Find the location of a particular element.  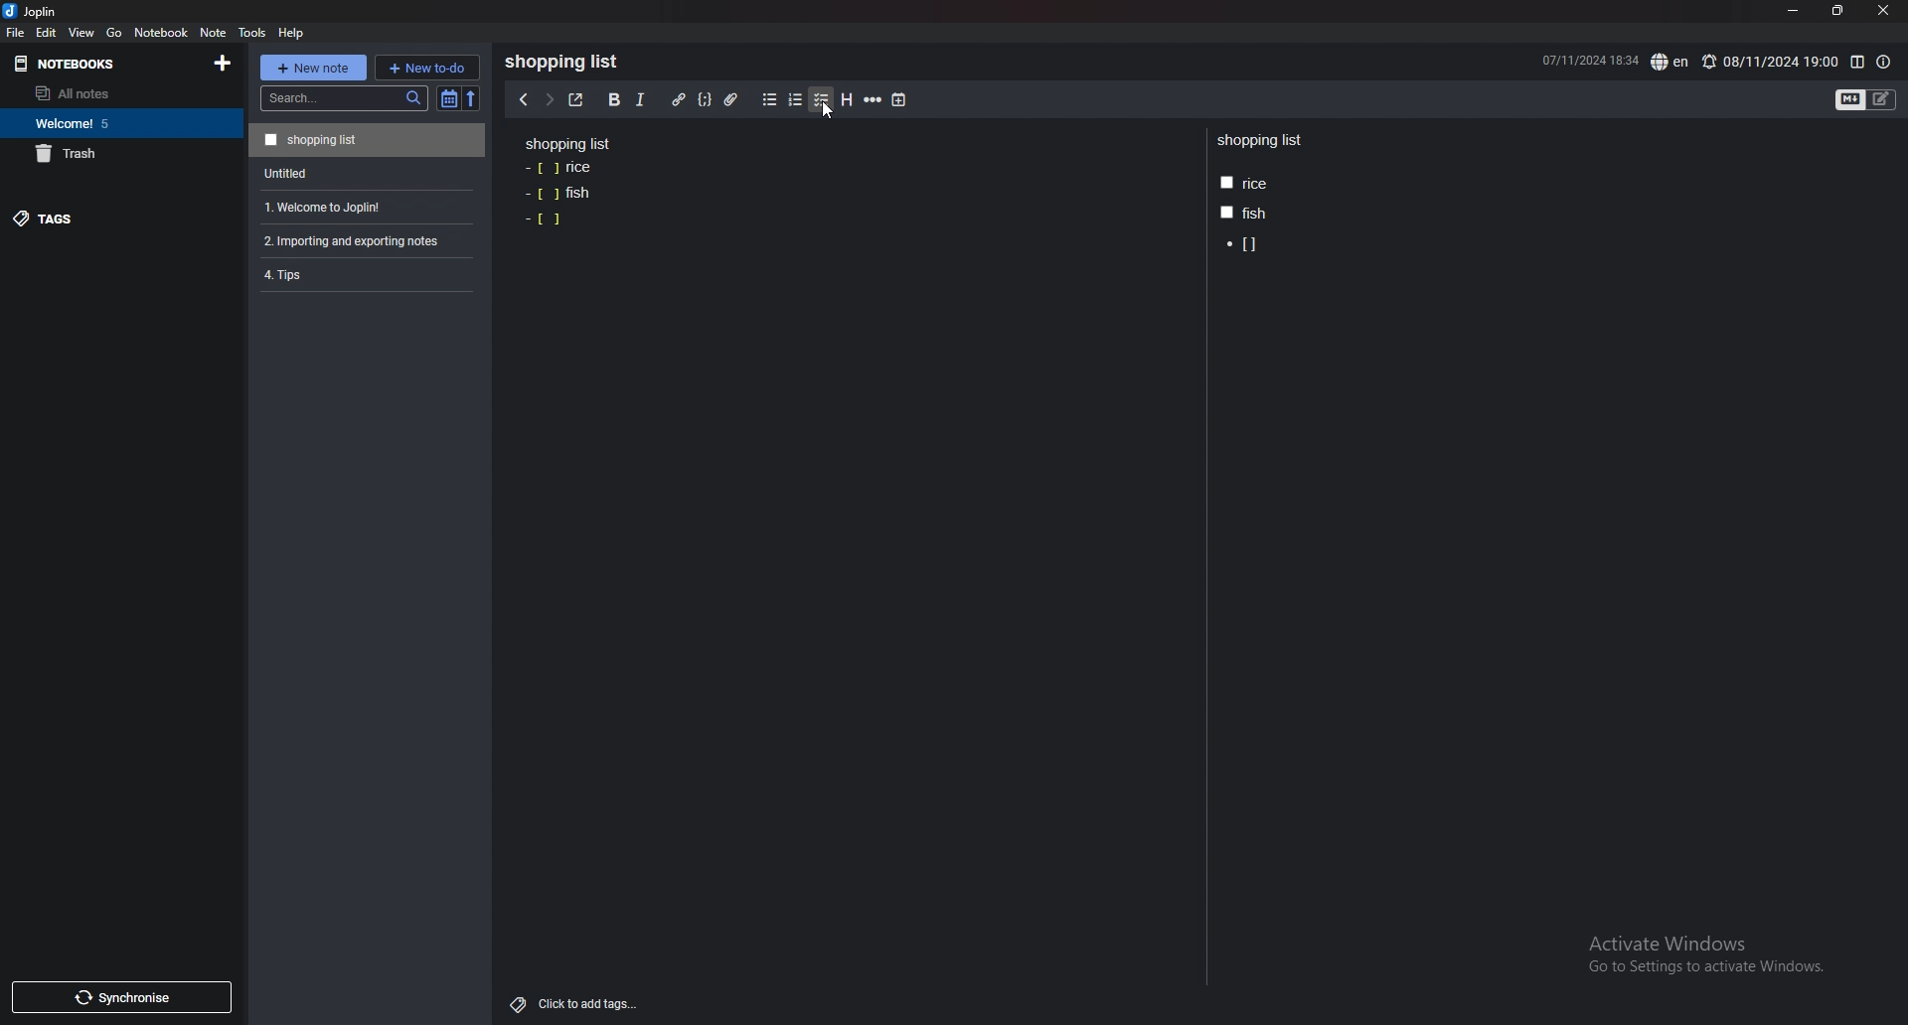

note properties is located at coordinates (1883, 63).